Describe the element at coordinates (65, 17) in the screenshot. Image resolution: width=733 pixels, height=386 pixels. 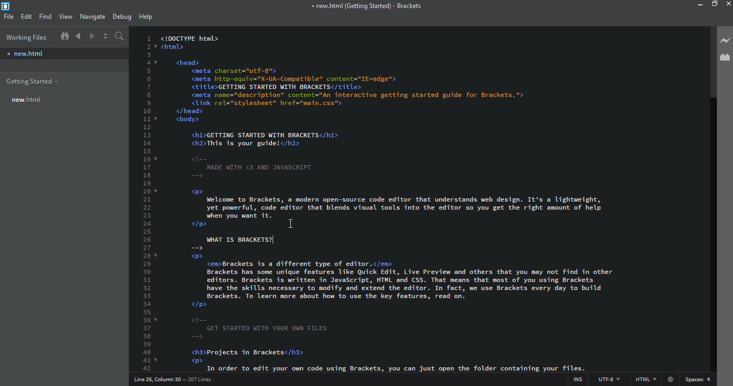
I see `view` at that location.